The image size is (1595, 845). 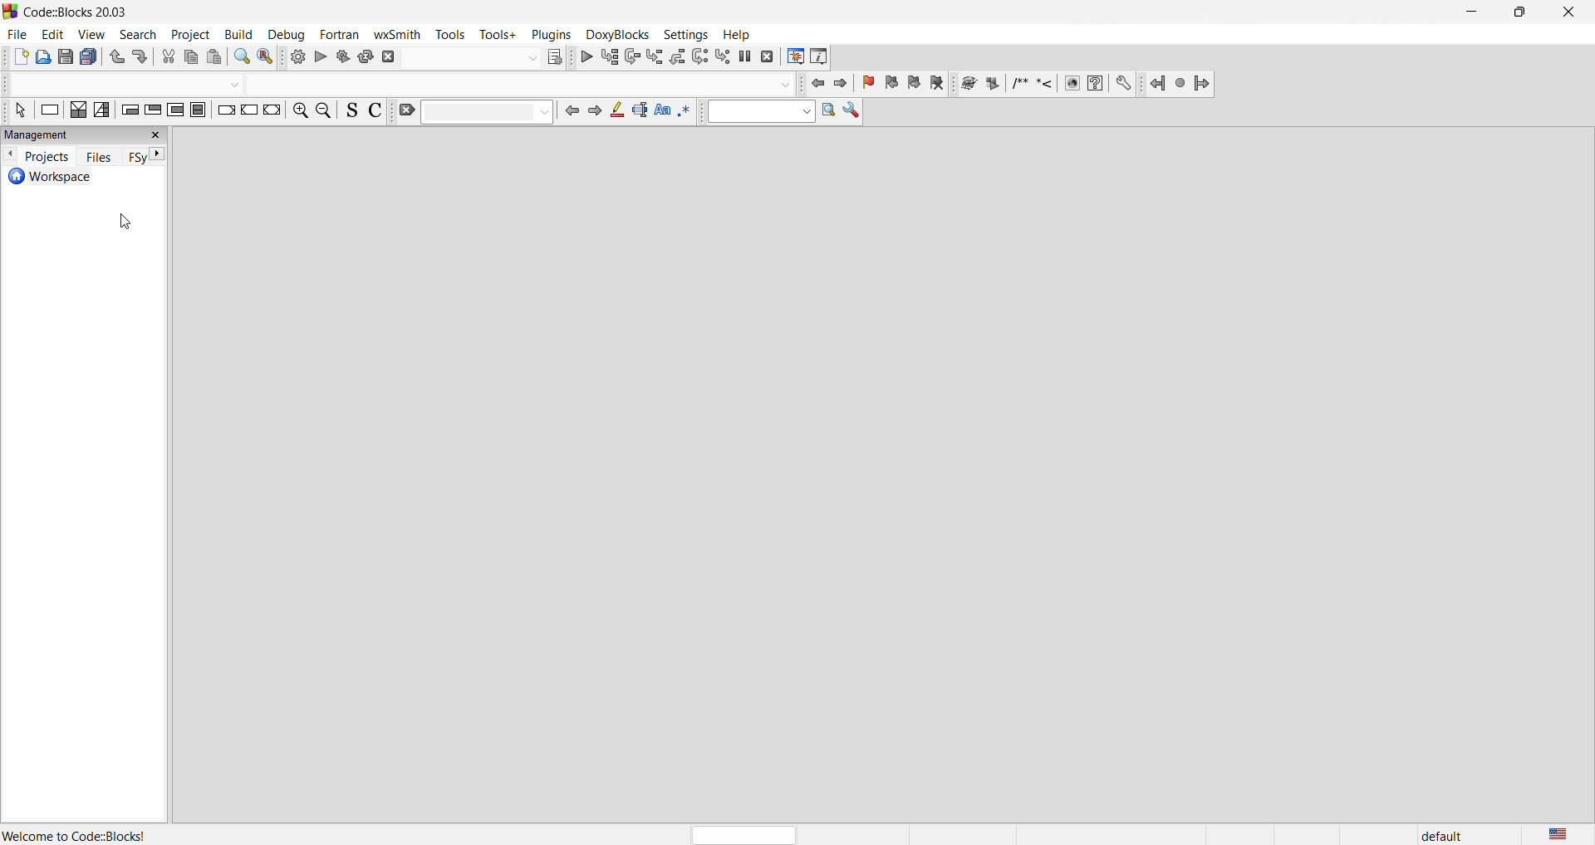 What do you see at coordinates (1125, 84) in the screenshot?
I see `Preferences` at bounding box center [1125, 84].